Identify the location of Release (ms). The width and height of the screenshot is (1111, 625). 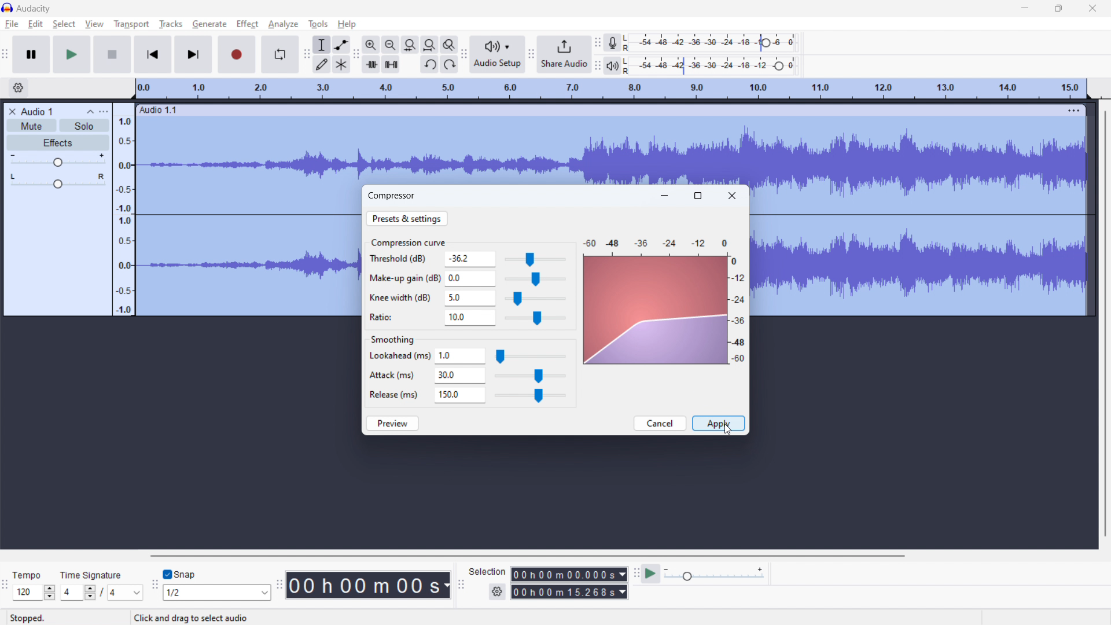
(393, 394).